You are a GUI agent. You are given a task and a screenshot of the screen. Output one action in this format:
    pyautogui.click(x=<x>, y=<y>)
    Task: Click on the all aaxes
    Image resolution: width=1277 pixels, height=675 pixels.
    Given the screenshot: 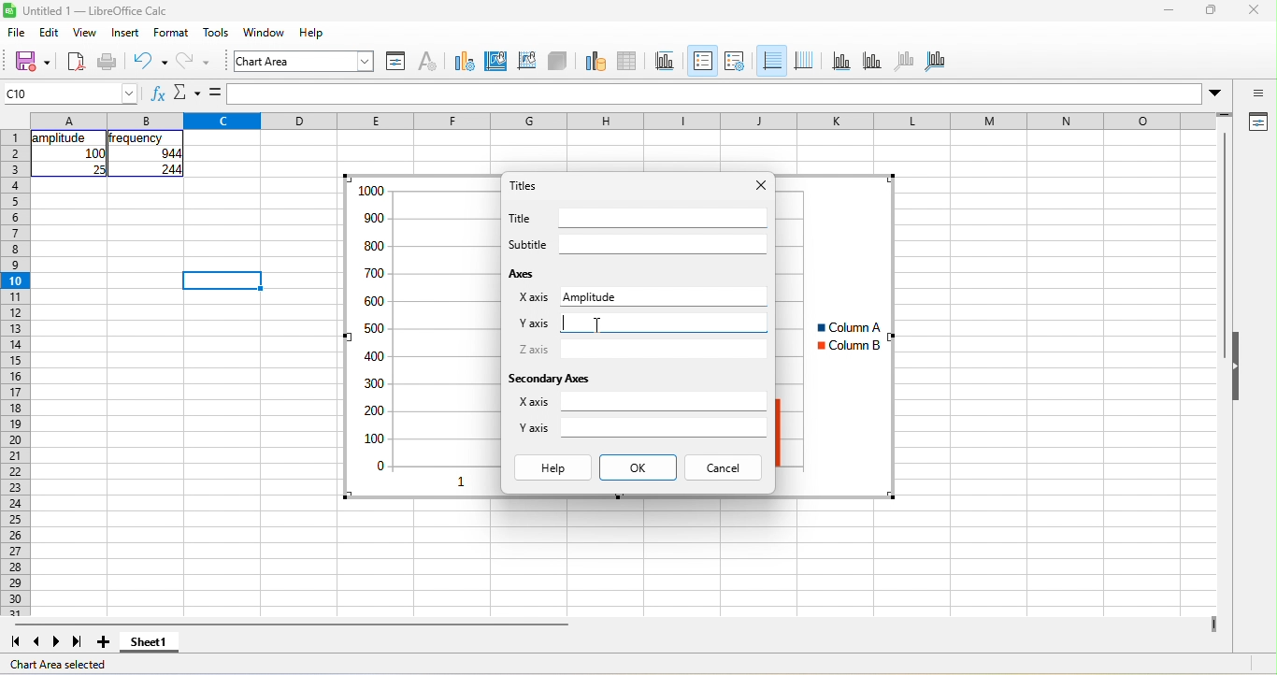 What is the action you would take?
    pyautogui.click(x=935, y=62)
    